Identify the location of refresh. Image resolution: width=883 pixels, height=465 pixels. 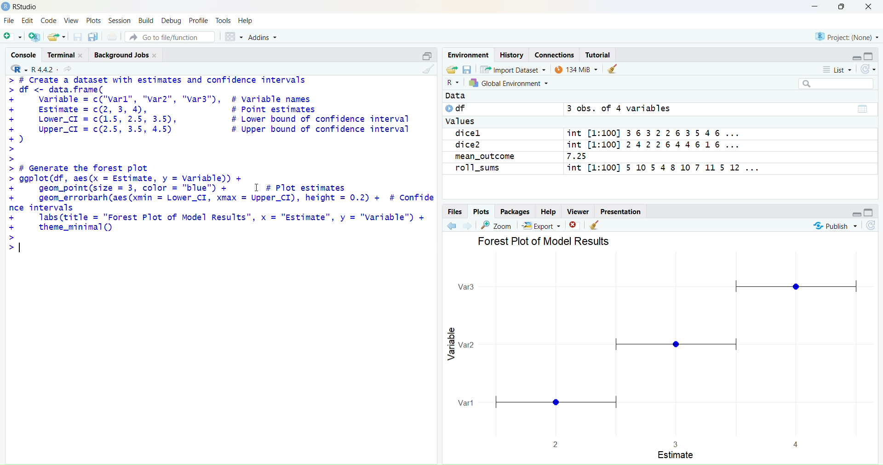
(871, 226).